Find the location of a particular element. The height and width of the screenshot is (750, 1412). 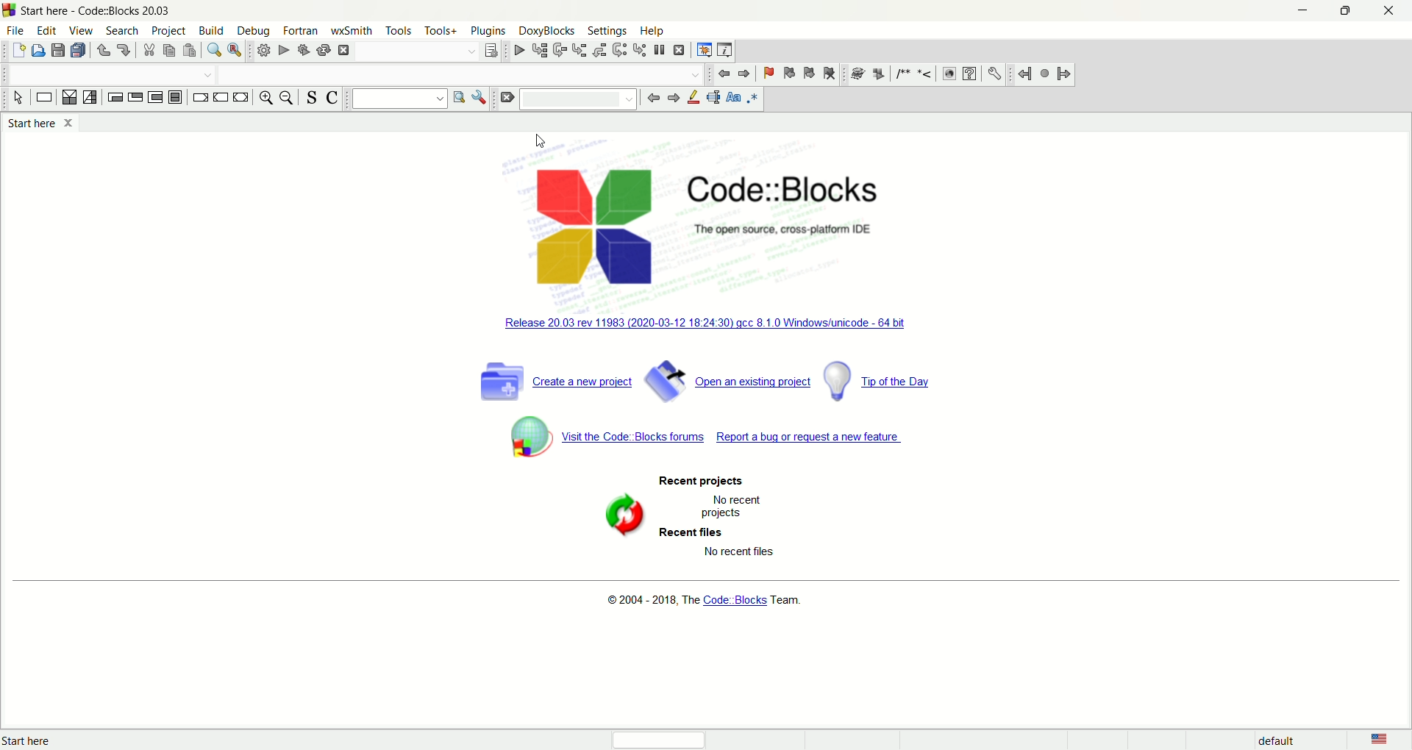

wxSmith is located at coordinates (352, 30).